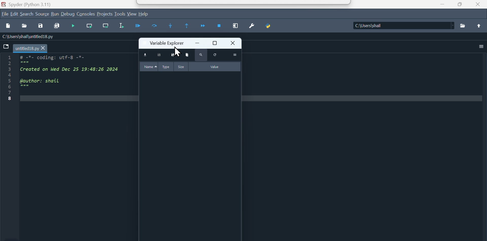 This screenshot has width=487, height=241. I want to click on C:\users\shail\untitled18.py, so click(37, 37).